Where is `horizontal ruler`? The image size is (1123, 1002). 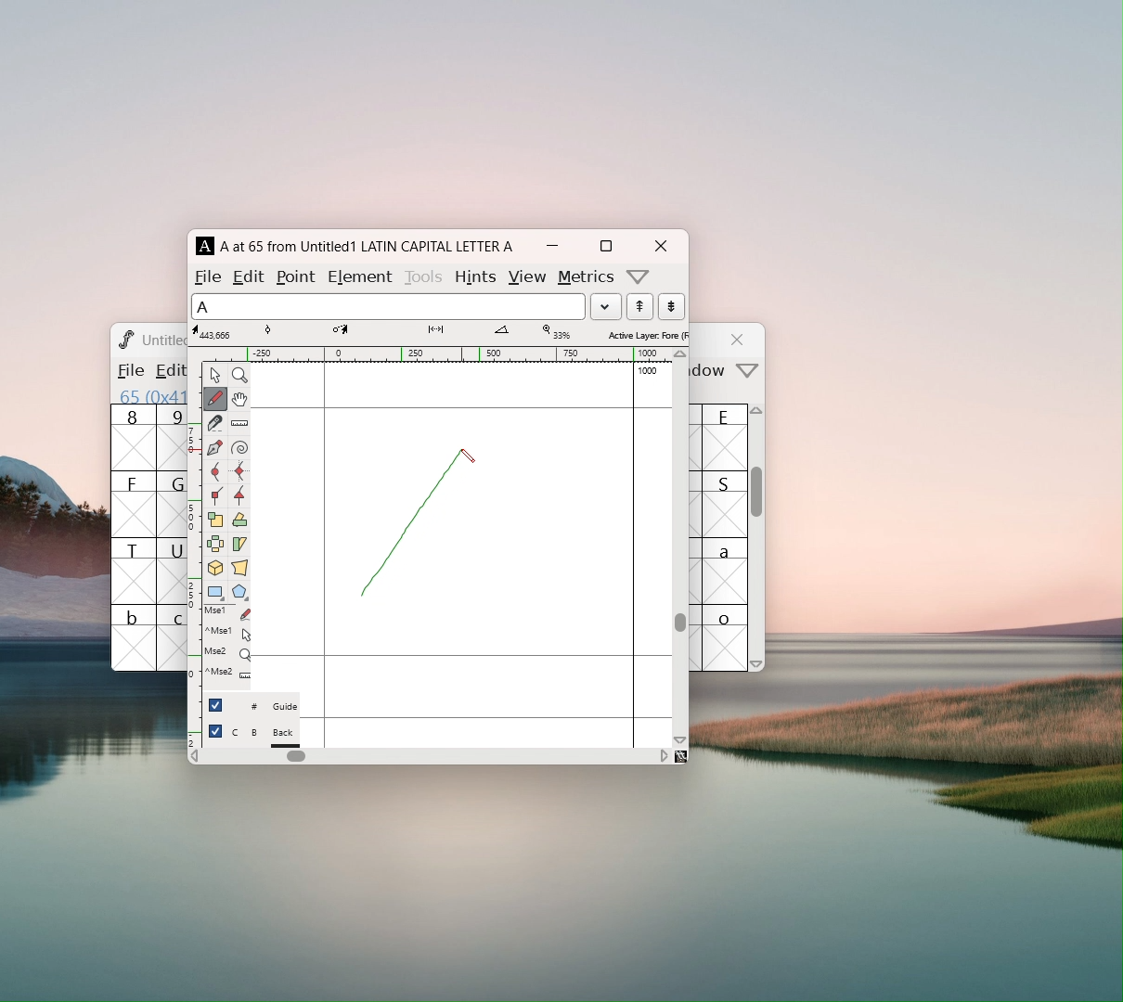 horizontal ruler is located at coordinates (437, 354).